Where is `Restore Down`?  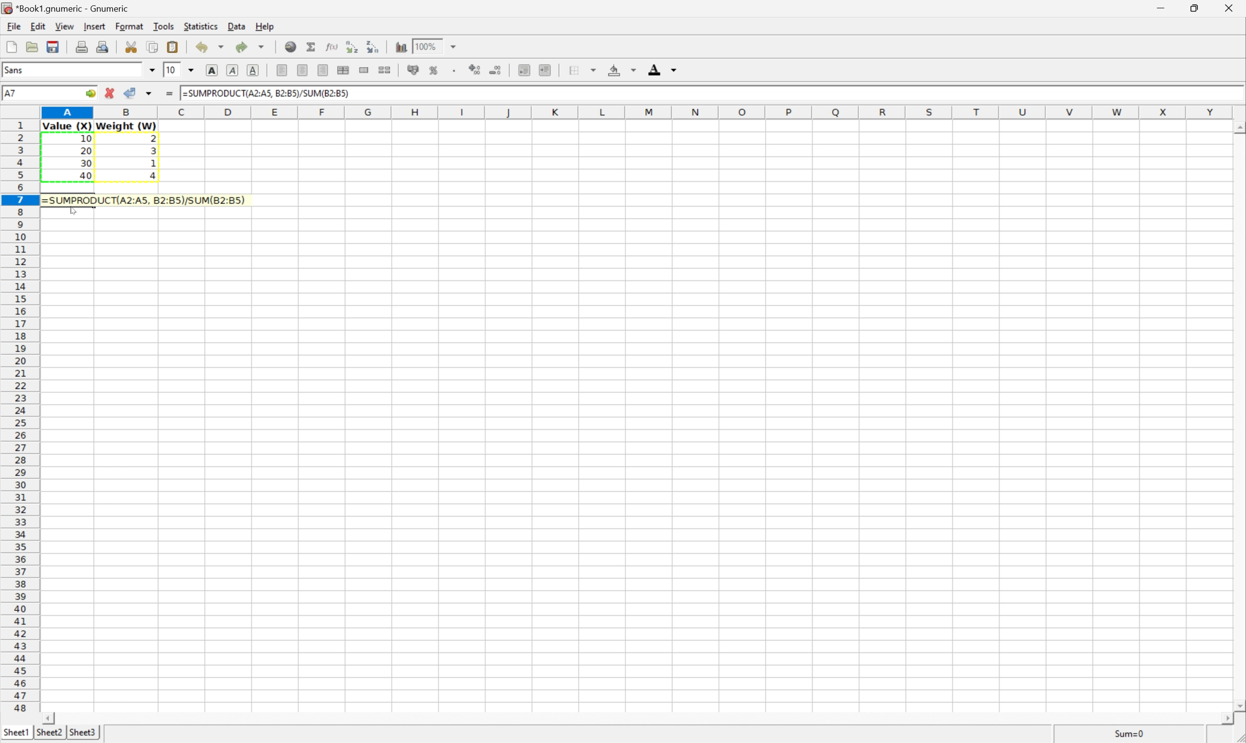
Restore Down is located at coordinates (1194, 8).